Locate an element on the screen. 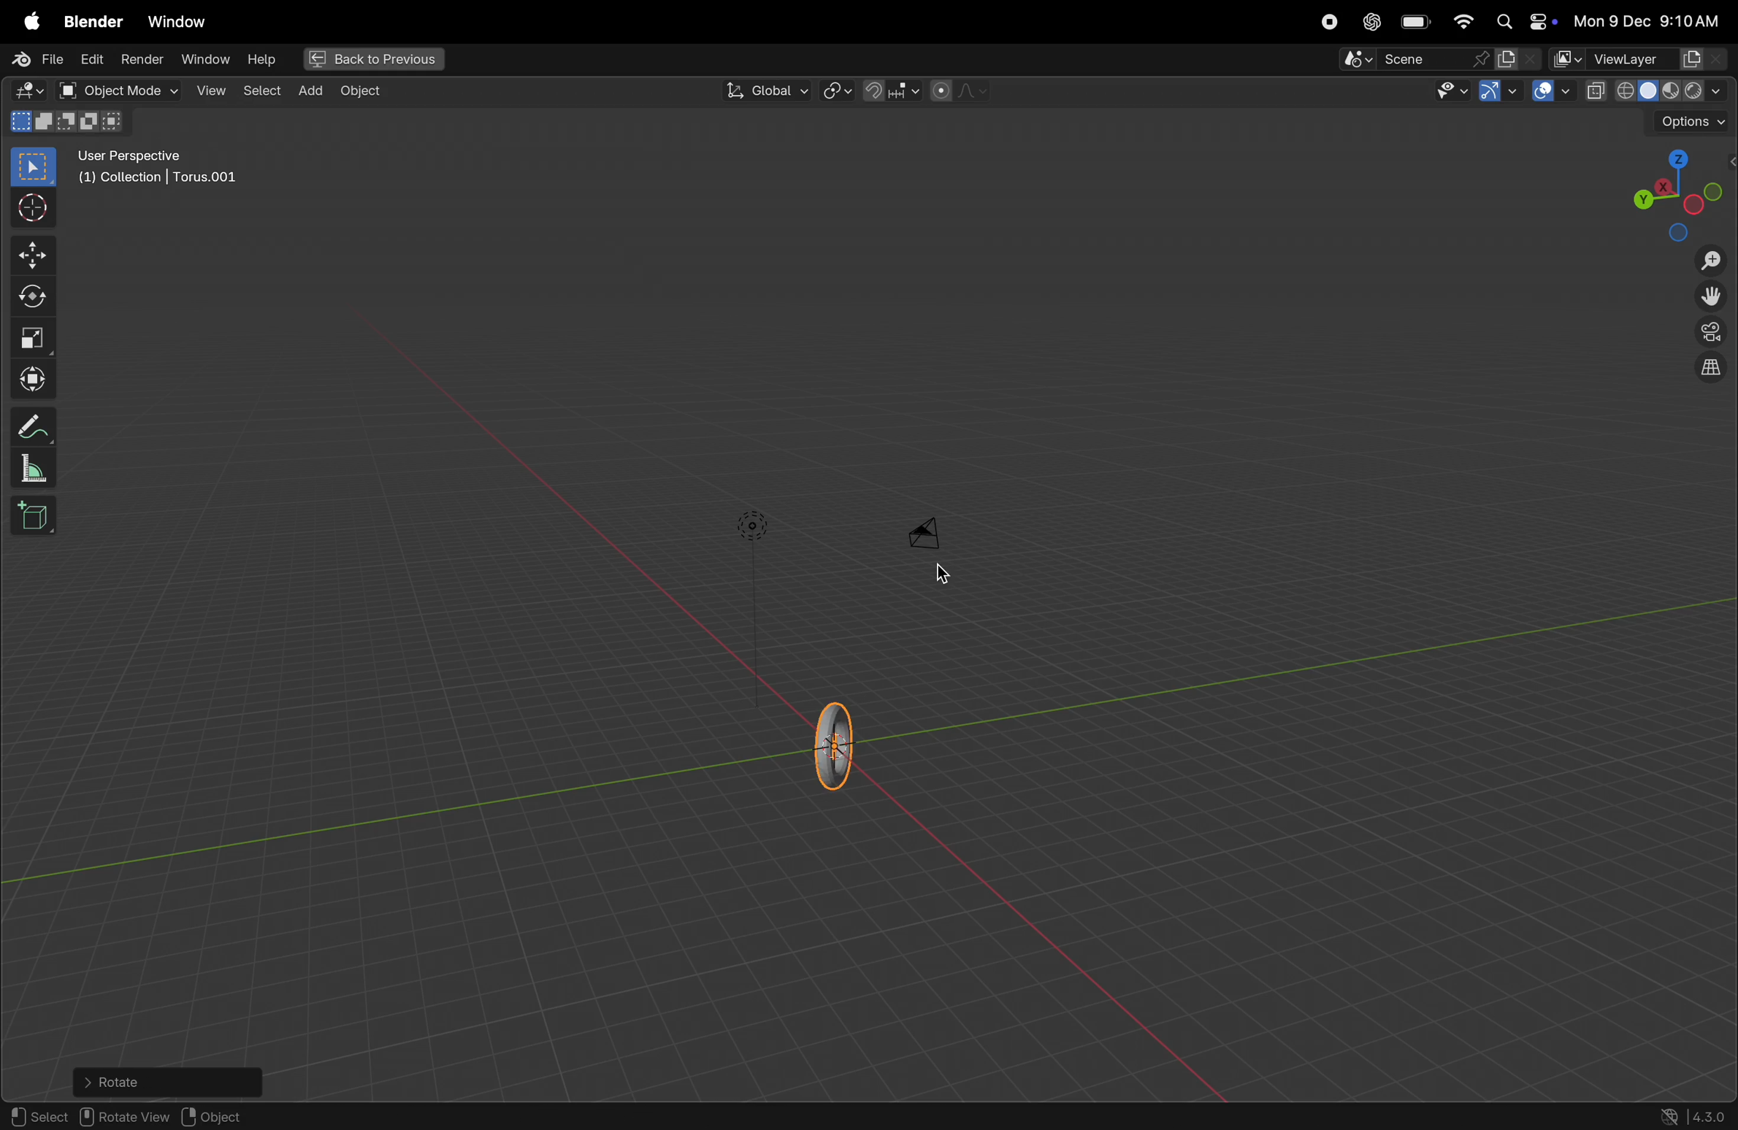 Image resolution: width=1738 pixels, height=1130 pixels. scene is located at coordinates (1416, 59).